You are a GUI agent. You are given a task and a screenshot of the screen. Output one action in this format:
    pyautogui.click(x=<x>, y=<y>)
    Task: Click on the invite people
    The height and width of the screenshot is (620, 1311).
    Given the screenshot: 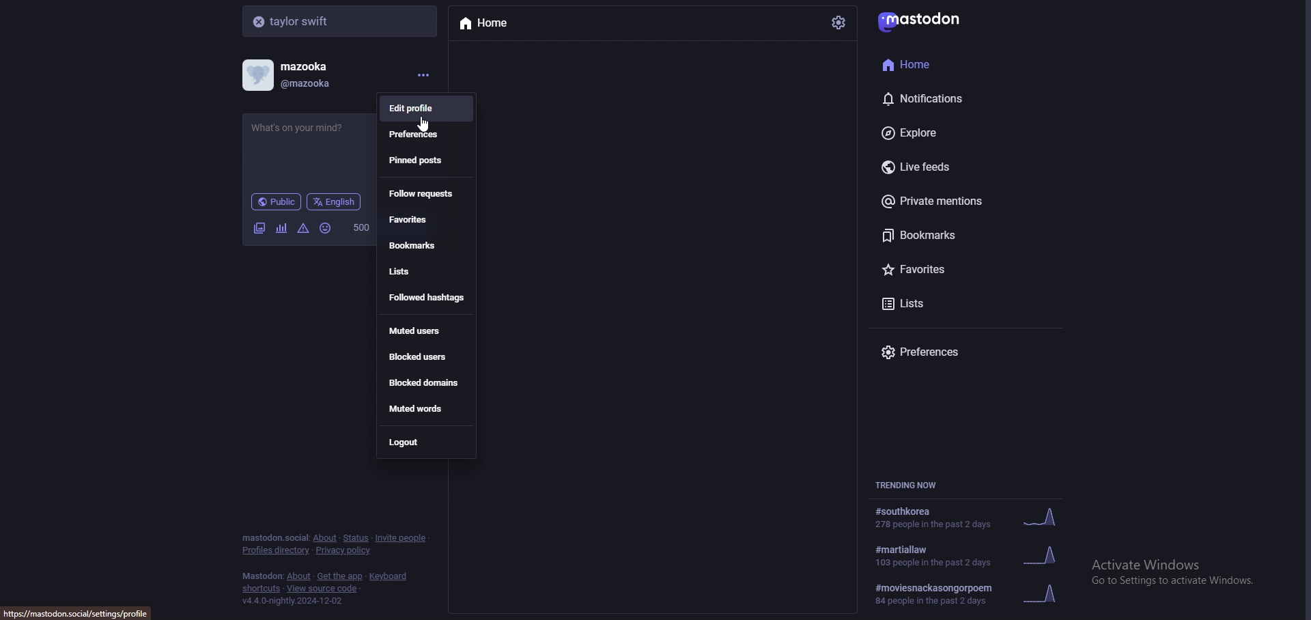 What is the action you would take?
    pyautogui.click(x=404, y=539)
    